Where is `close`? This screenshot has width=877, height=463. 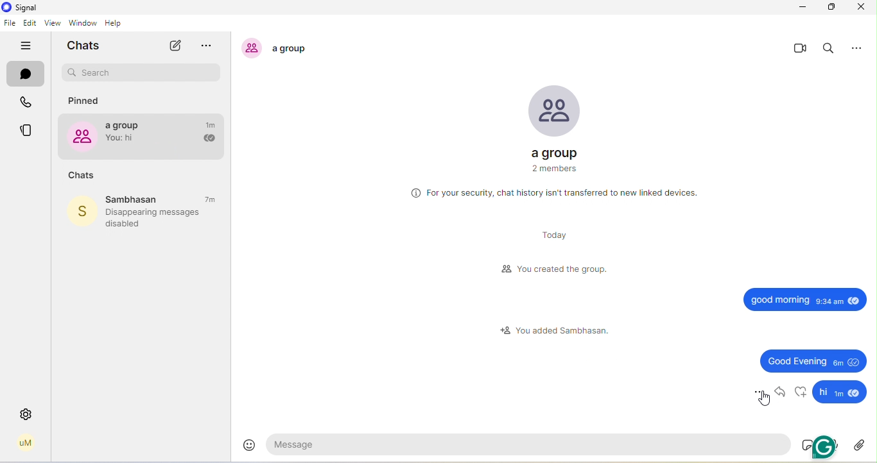 close is located at coordinates (860, 6).